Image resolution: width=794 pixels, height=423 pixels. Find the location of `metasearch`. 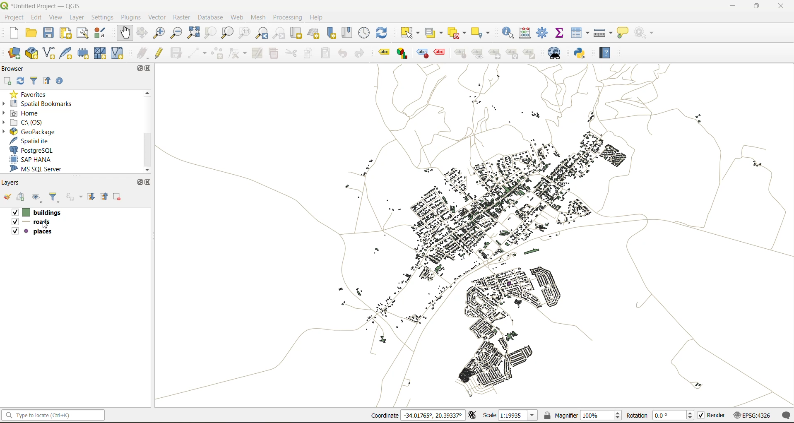

metasearch is located at coordinates (557, 52).